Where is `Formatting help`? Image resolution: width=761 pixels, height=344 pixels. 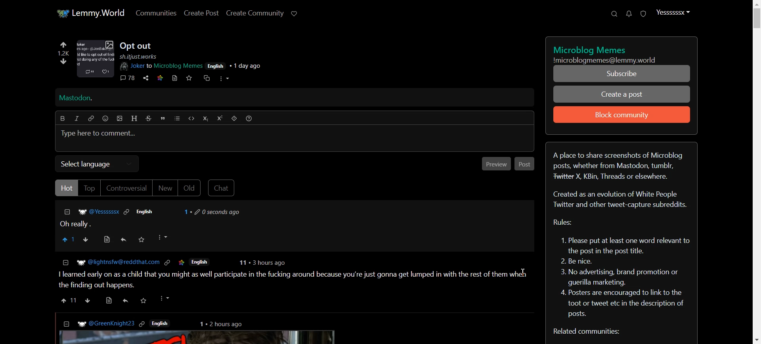
Formatting help is located at coordinates (249, 118).